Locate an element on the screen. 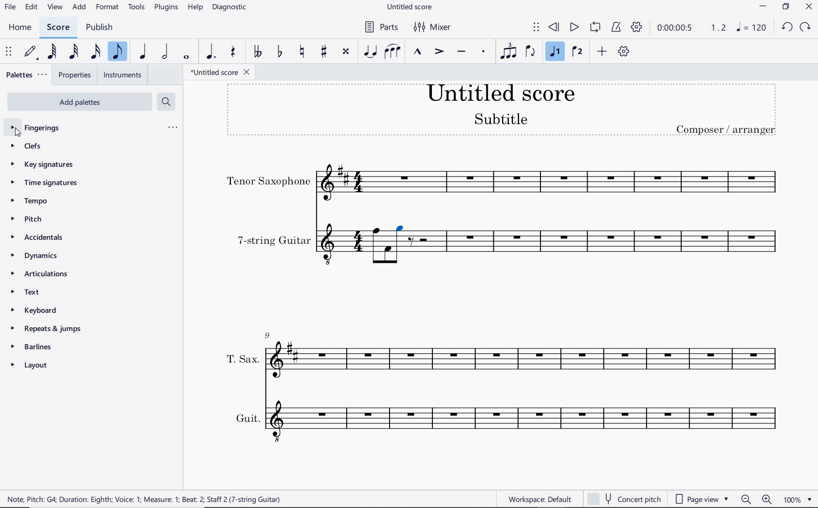 The width and height of the screenshot is (818, 508). SCORE is located at coordinates (57, 28).